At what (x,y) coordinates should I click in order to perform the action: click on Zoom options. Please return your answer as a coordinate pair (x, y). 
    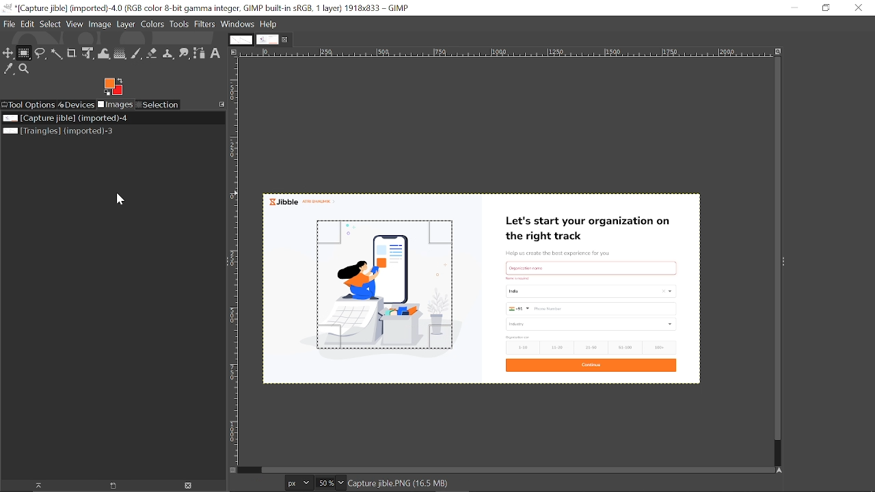
    Looking at the image, I should click on (342, 482).